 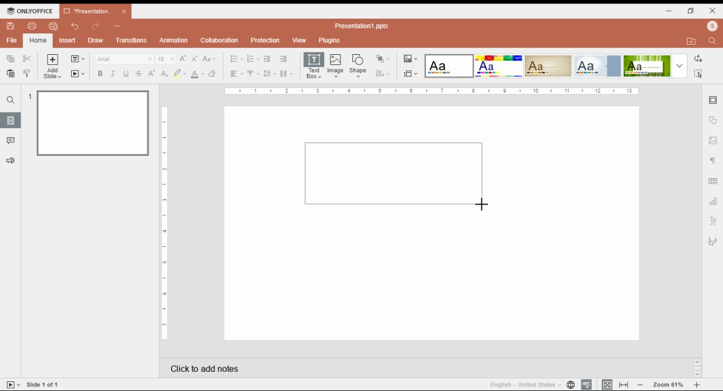 I want to click on zoom 61%, so click(x=667, y=385).